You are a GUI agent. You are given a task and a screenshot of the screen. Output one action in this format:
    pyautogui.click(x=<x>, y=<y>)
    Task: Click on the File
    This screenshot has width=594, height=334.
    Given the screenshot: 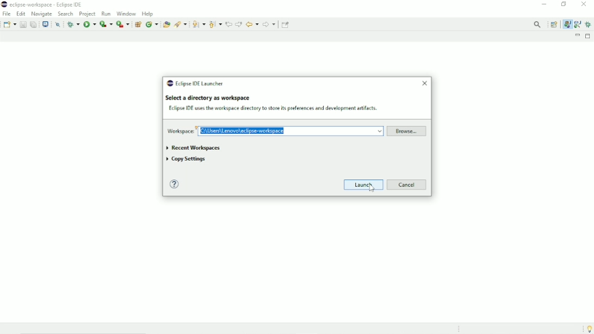 What is the action you would take?
    pyautogui.click(x=7, y=14)
    